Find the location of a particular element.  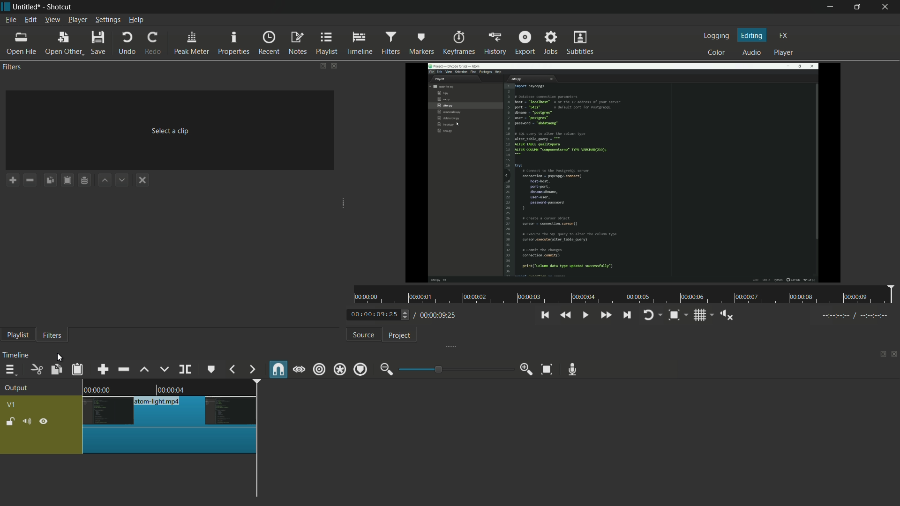

time is located at coordinates (624, 295).